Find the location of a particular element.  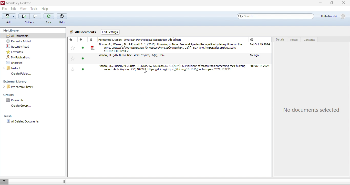

add is located at coordinates (9, 18).